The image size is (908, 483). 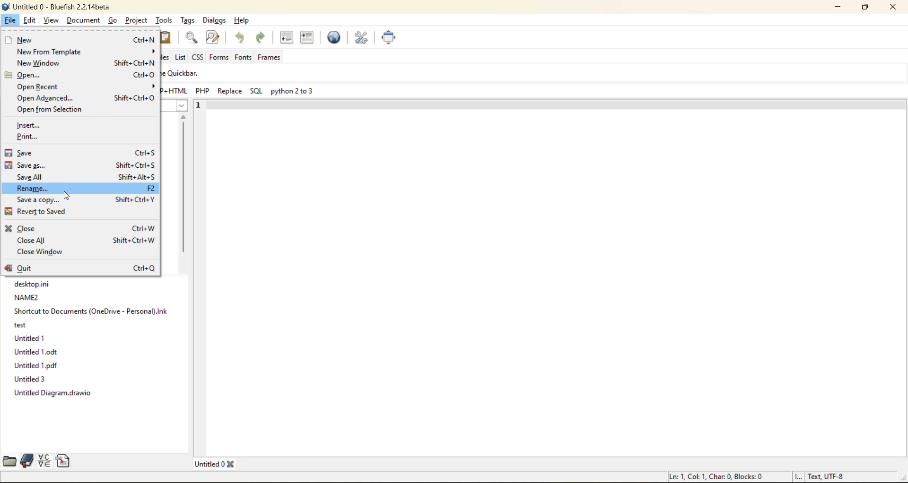 I want to click on indent, so click(x=307, y=37).